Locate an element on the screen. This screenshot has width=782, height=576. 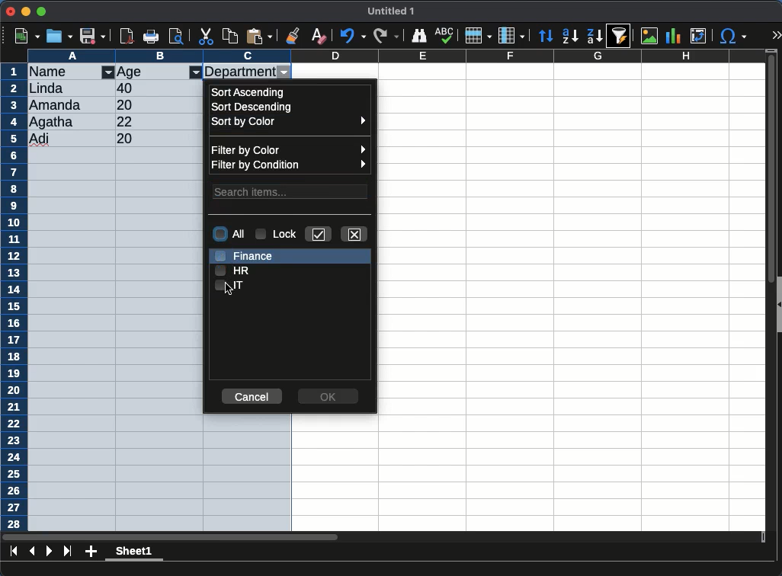
check is located at coordinates (319, 234).